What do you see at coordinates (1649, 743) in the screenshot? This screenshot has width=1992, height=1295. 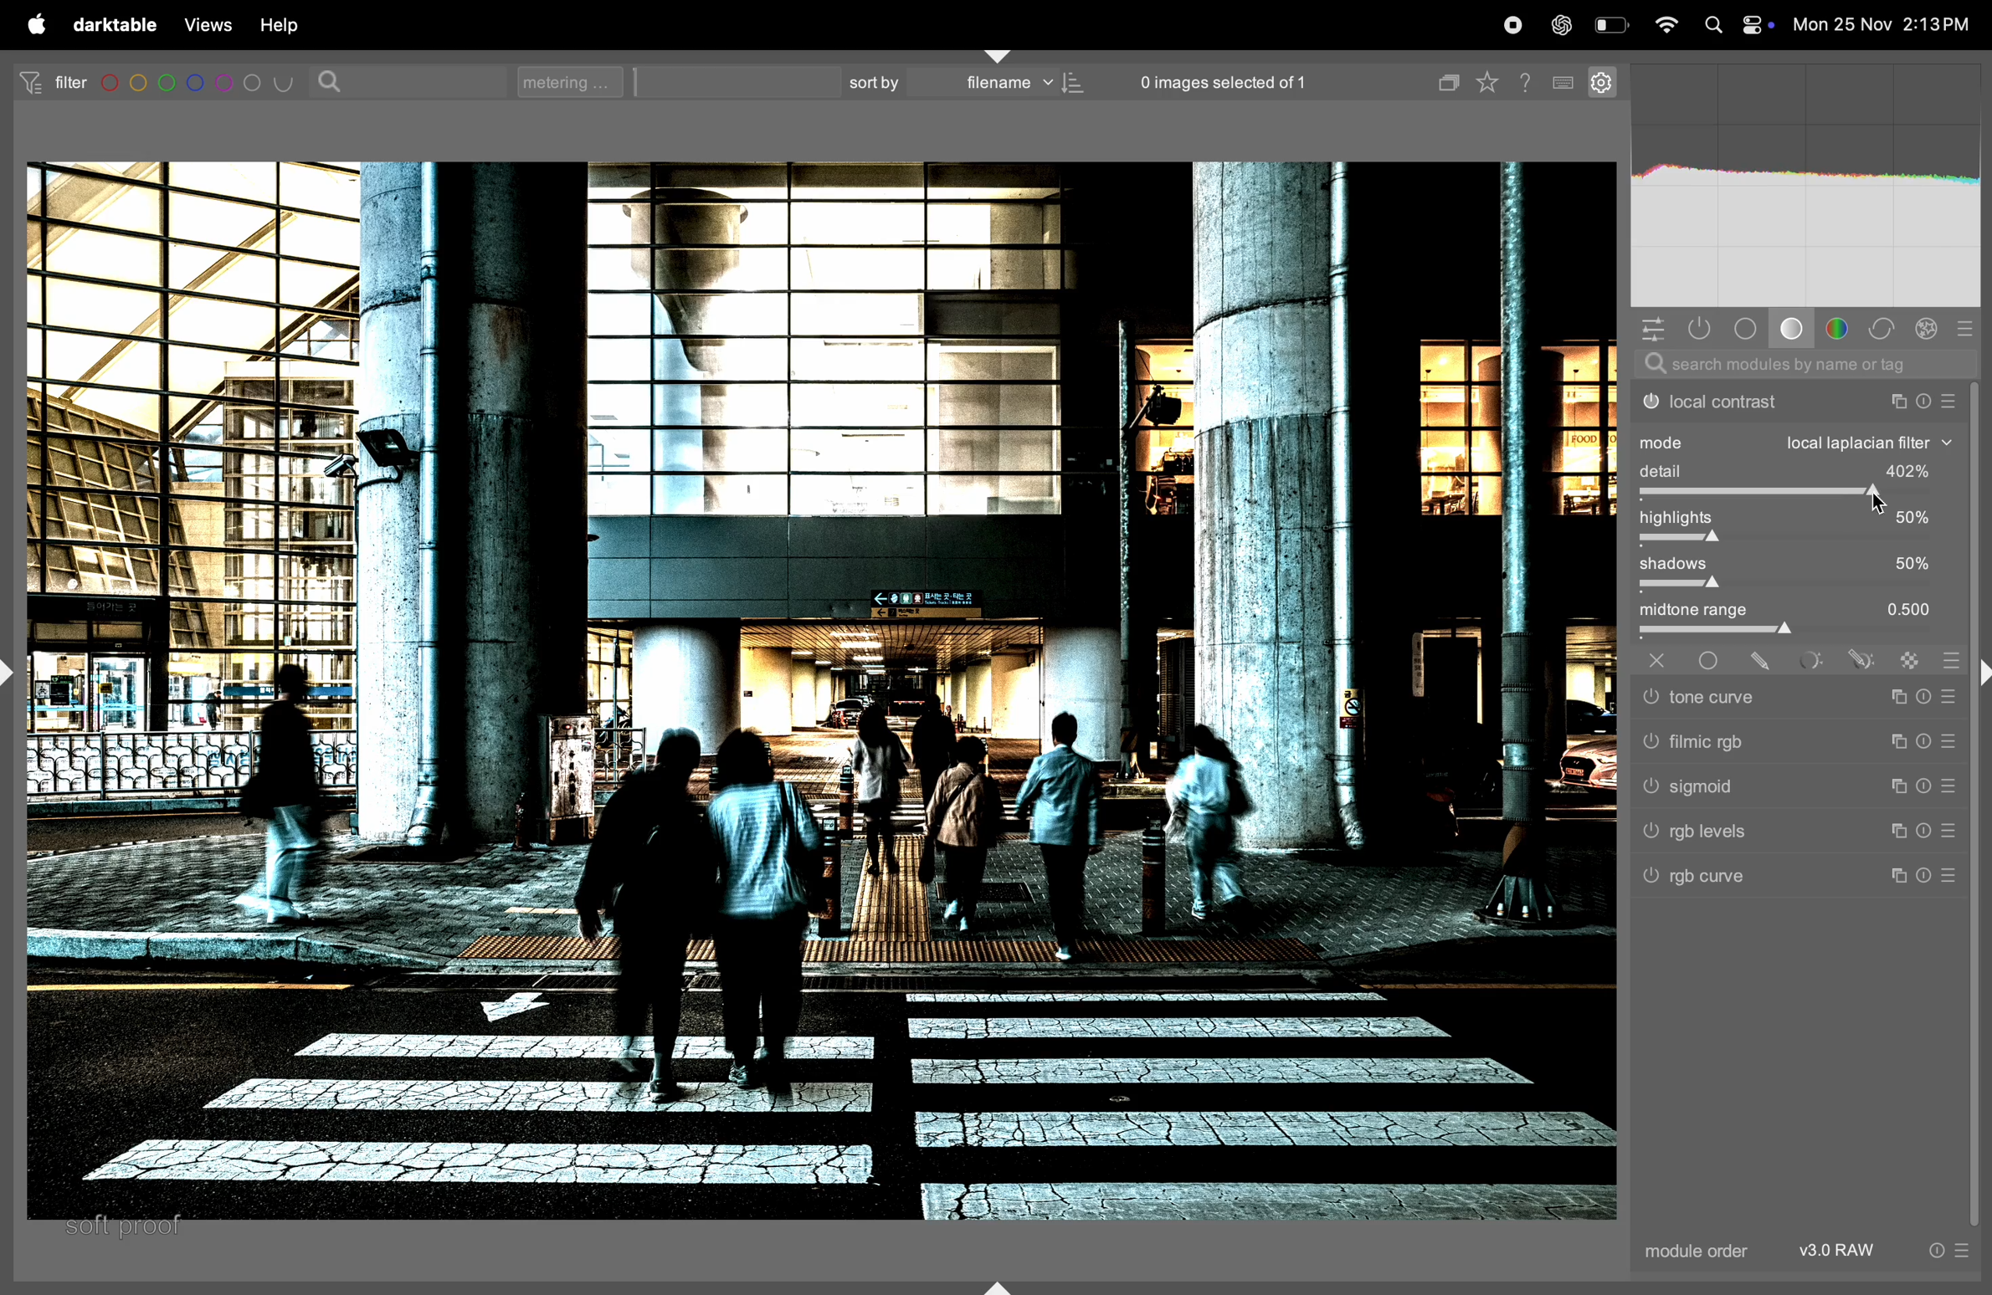 I see `filmic rgb switched off` at bounding box center [1649, 743].